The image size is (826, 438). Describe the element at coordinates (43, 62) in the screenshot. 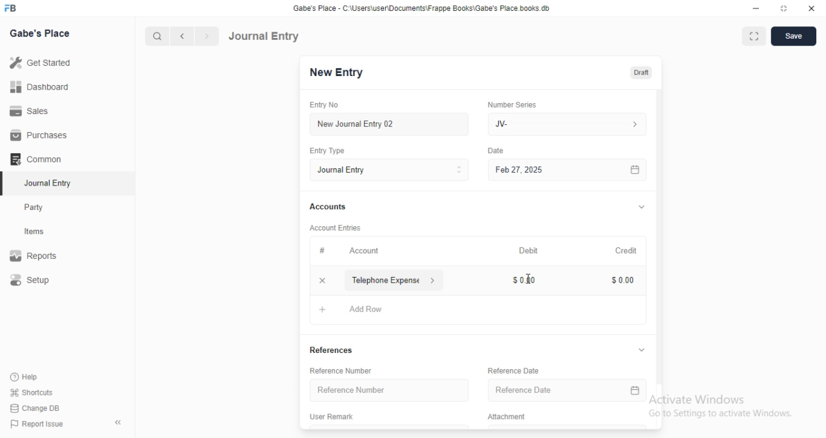

I see `Get Started` at that location.